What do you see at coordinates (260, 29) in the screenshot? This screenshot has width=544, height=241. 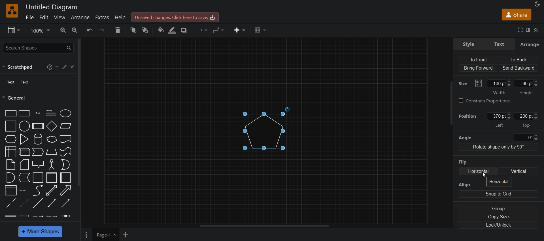 I see `table` at bounding box center [260, 29].